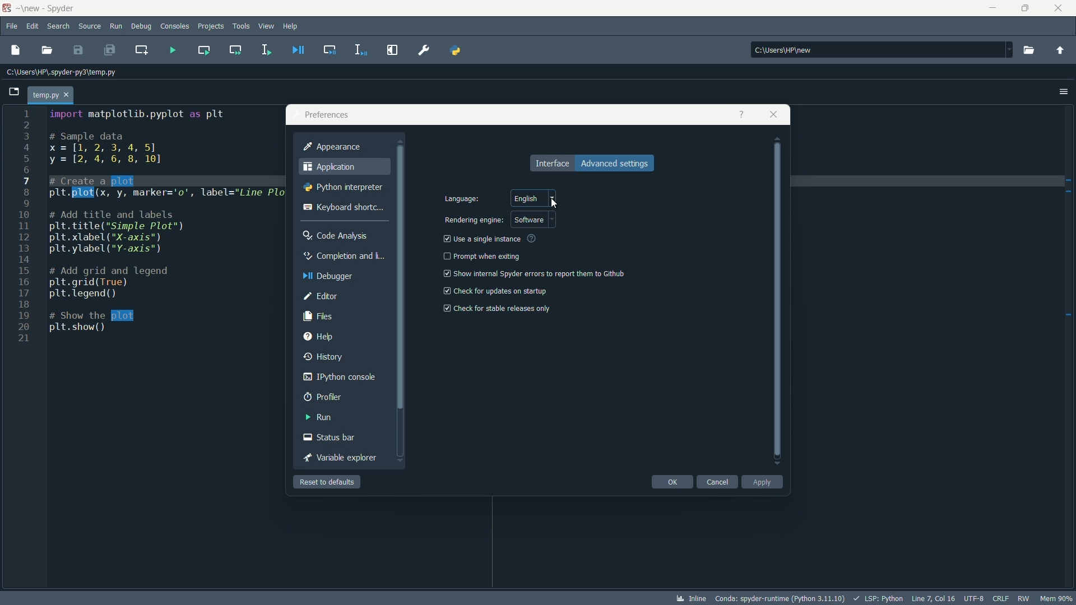 This screenshot has width=1076, height=605. I want to click on maximize current pane, so click(392, 49).